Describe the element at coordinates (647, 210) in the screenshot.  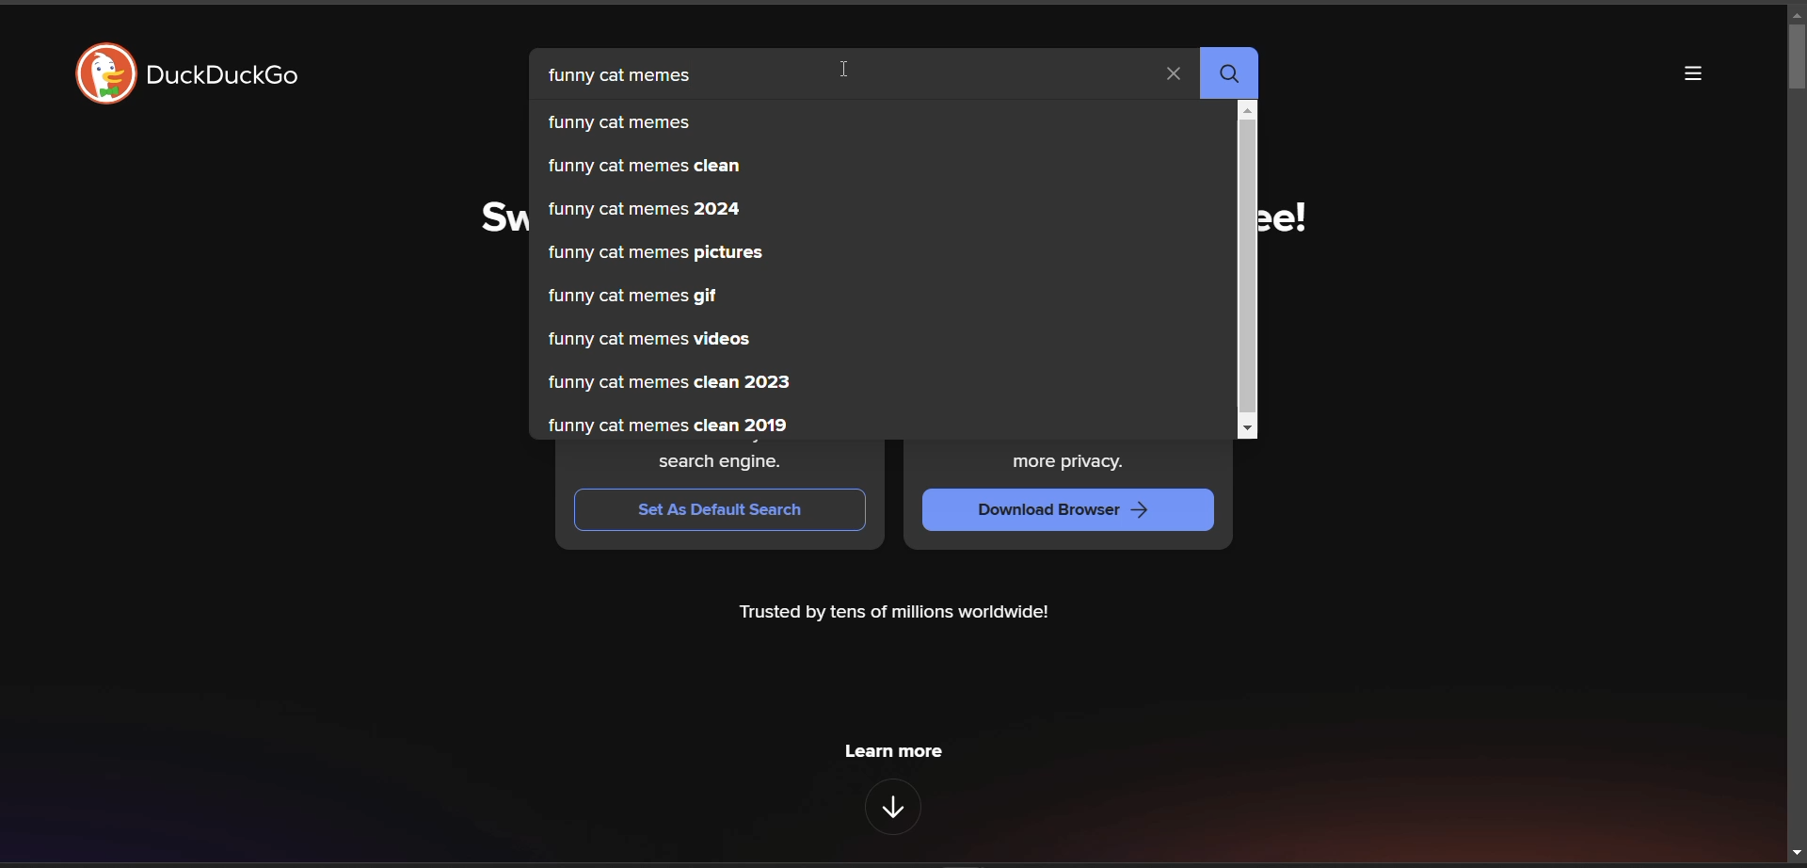
I see `funny cat memes 2024` at that location.